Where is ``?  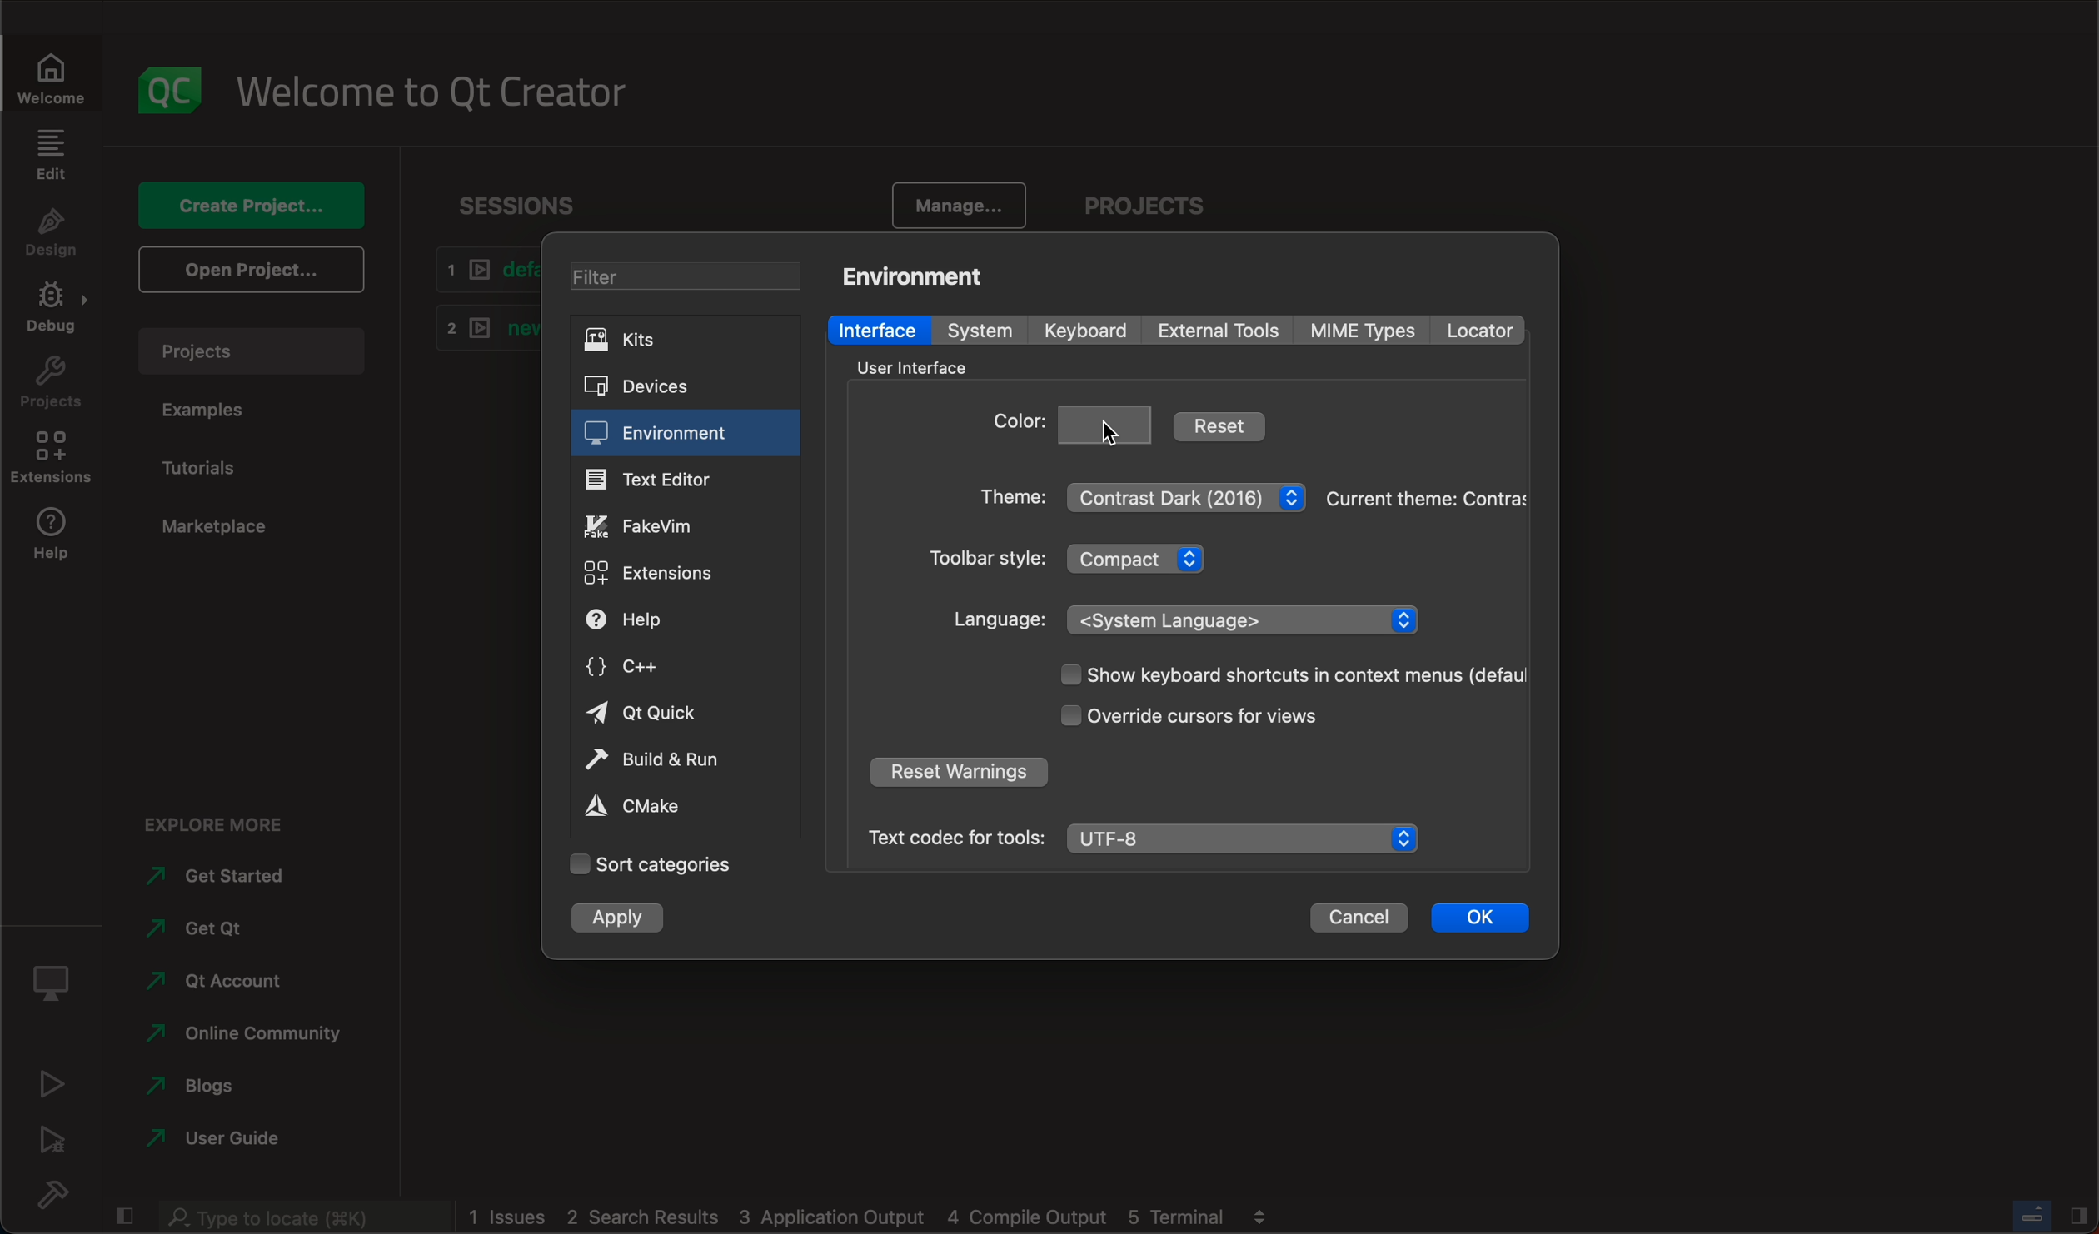
 is located at coordinates (907, 367).